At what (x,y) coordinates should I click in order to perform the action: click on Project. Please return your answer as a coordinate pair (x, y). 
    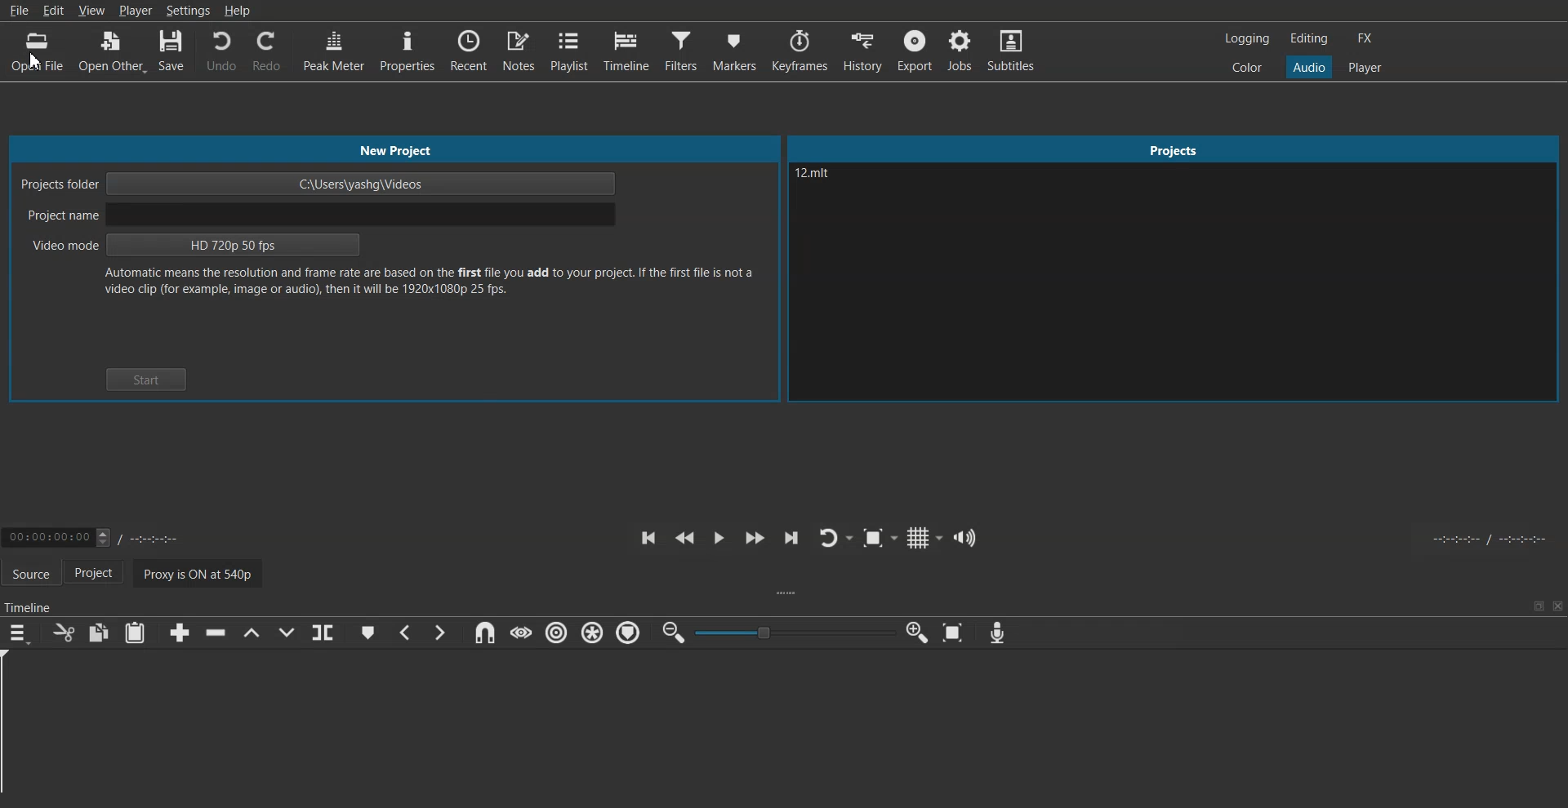
    Looking at the image, I should click on (100, 574).